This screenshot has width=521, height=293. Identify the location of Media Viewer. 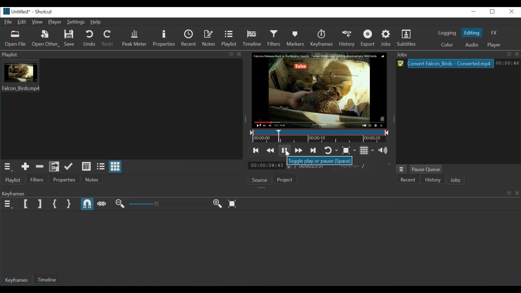
(319, 90).